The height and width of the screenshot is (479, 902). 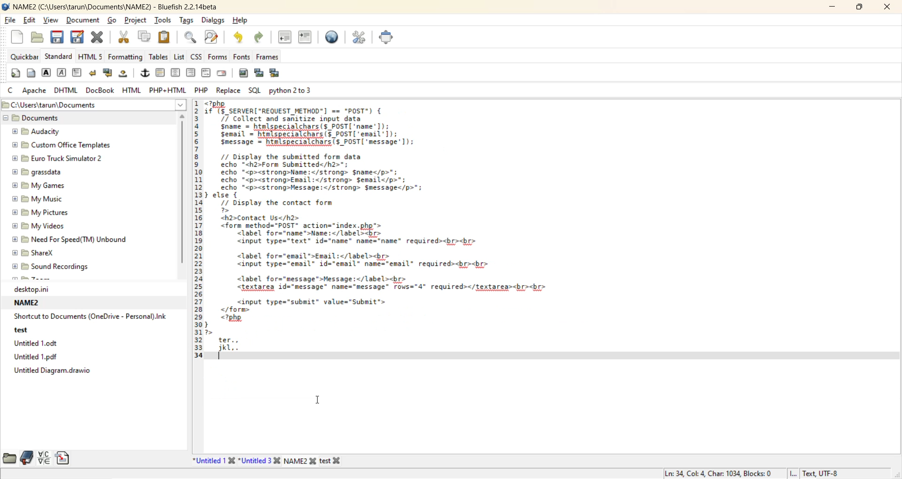 What do you see at coordinates (125, 38) in the screenshot?
I see `cut` at bounding box center [125, 38].